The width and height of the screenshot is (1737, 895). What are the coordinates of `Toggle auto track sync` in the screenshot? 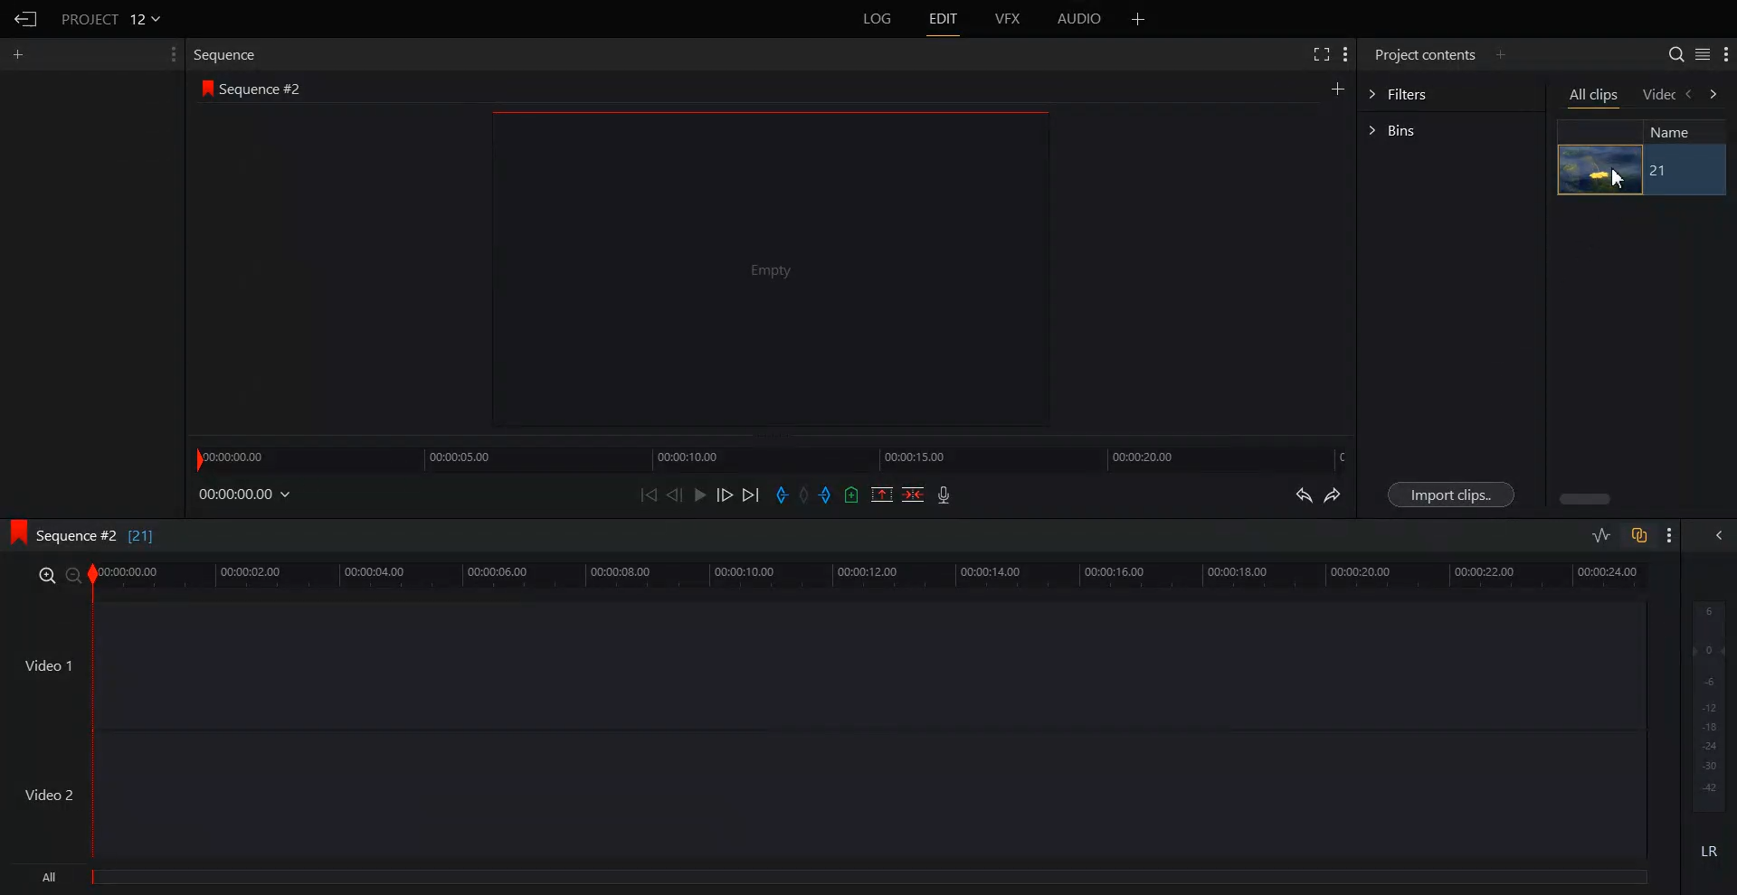 It's located at (1638, 535).